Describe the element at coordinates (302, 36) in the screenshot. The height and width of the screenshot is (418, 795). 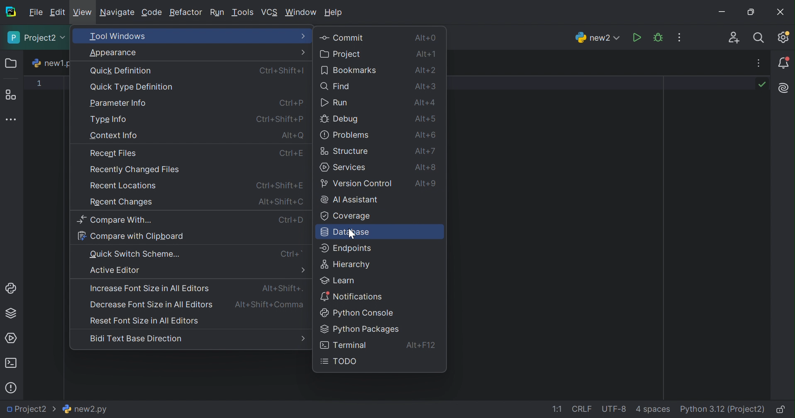
I see `More` at that location.